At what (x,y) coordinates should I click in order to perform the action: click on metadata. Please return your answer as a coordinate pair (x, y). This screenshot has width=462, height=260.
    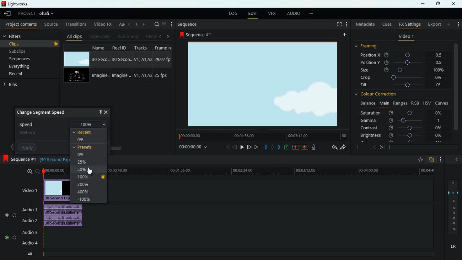
    Looking at the image, I should click on (364, 25).